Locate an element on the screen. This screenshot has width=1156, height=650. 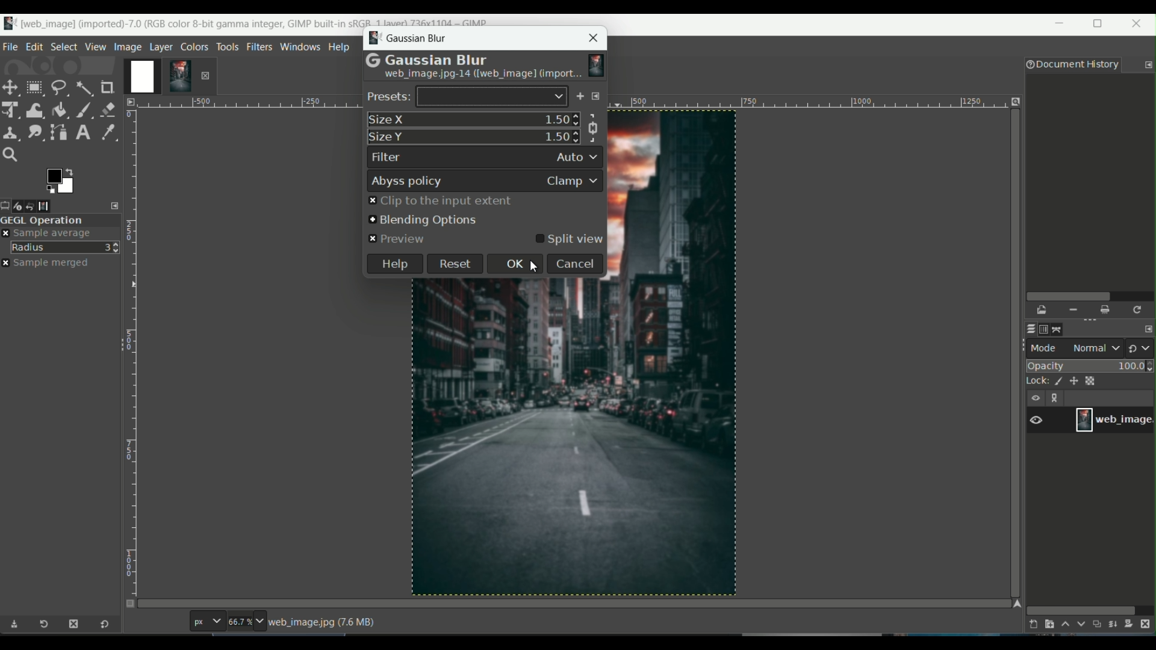
reset is located at coordinates (456, 264).